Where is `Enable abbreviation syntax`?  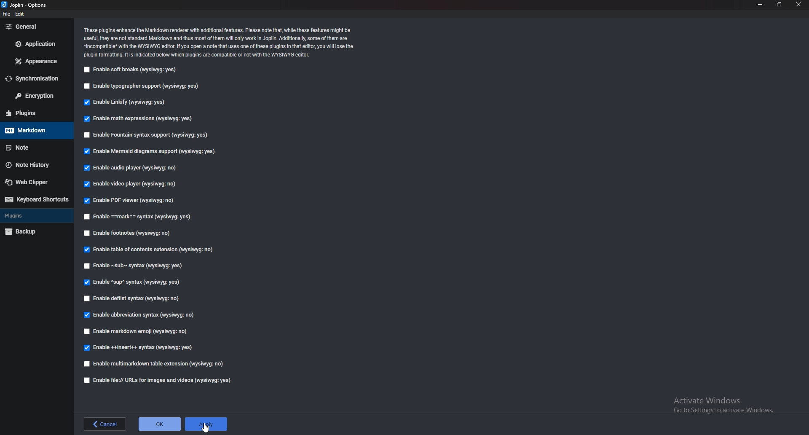 Enable abbreviation syntax is located at coordinates (138, 316).